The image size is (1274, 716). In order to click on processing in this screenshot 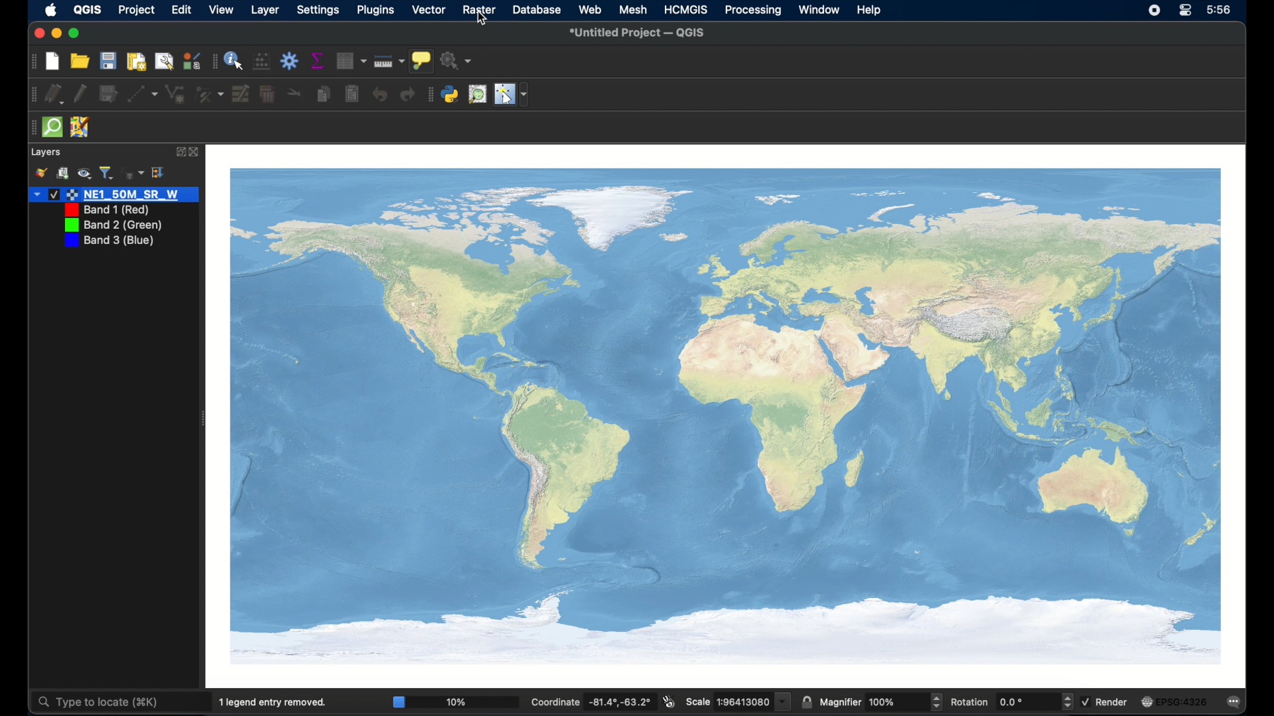, I will do `click(753, 11)`.